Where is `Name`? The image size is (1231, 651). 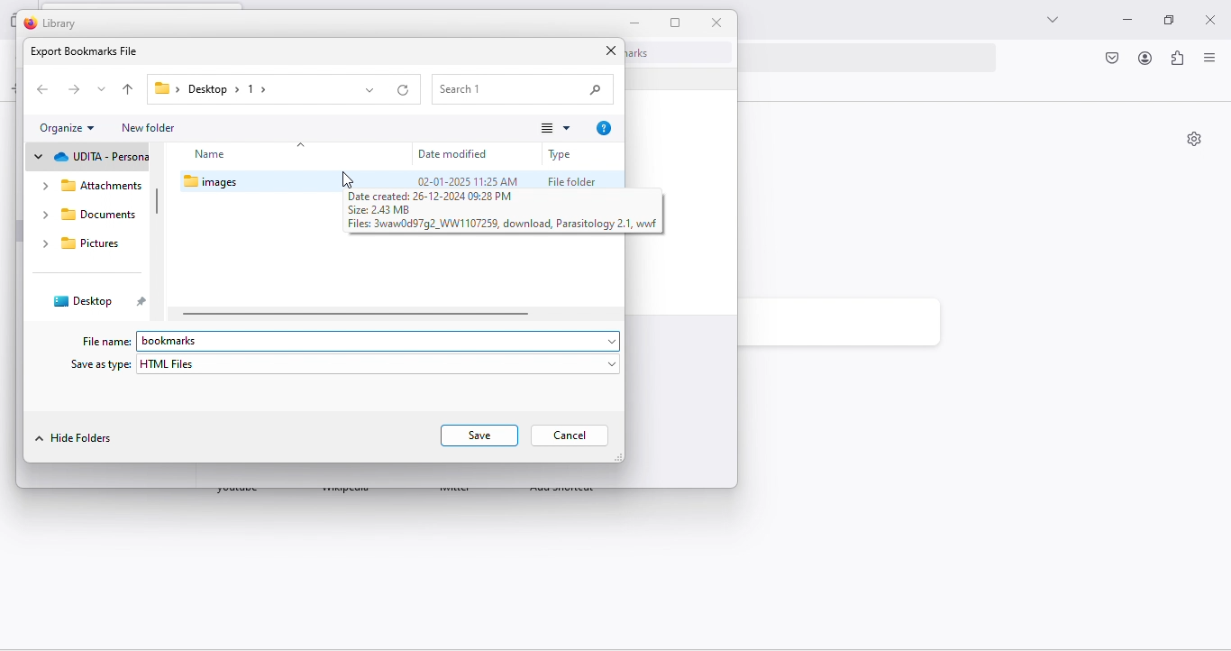
Name is located at coordinates (288, 152).